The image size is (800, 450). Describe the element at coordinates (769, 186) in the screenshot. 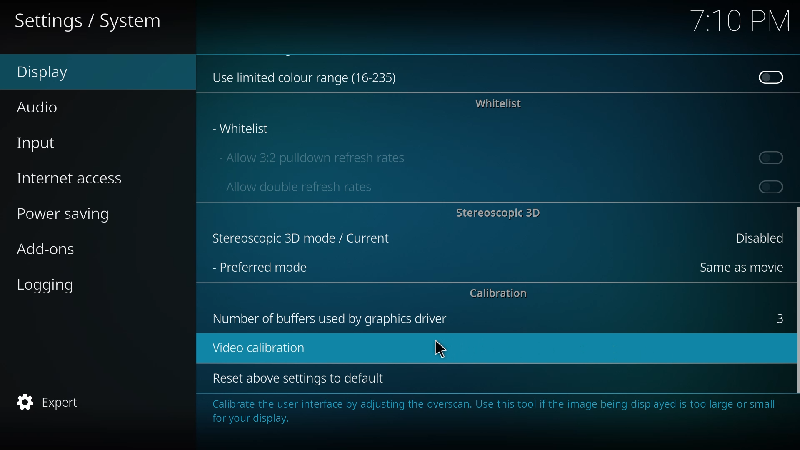

I see `enable` at that location.